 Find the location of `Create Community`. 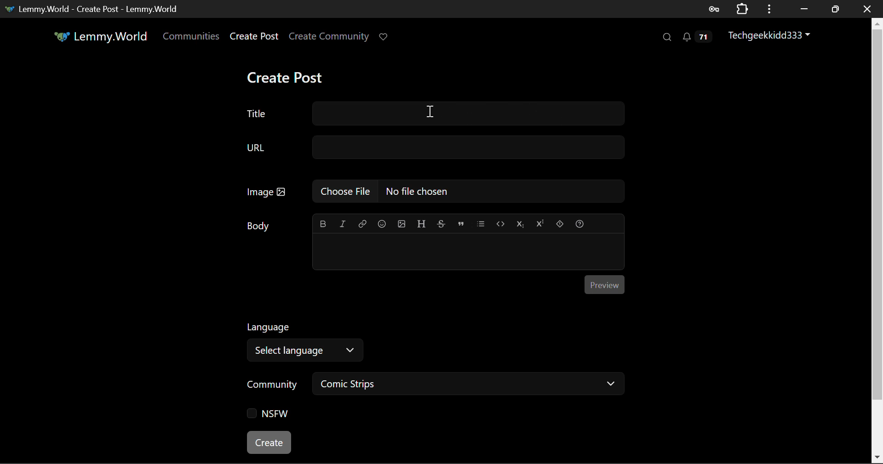

Create Community is located at coordinates (329, 35).